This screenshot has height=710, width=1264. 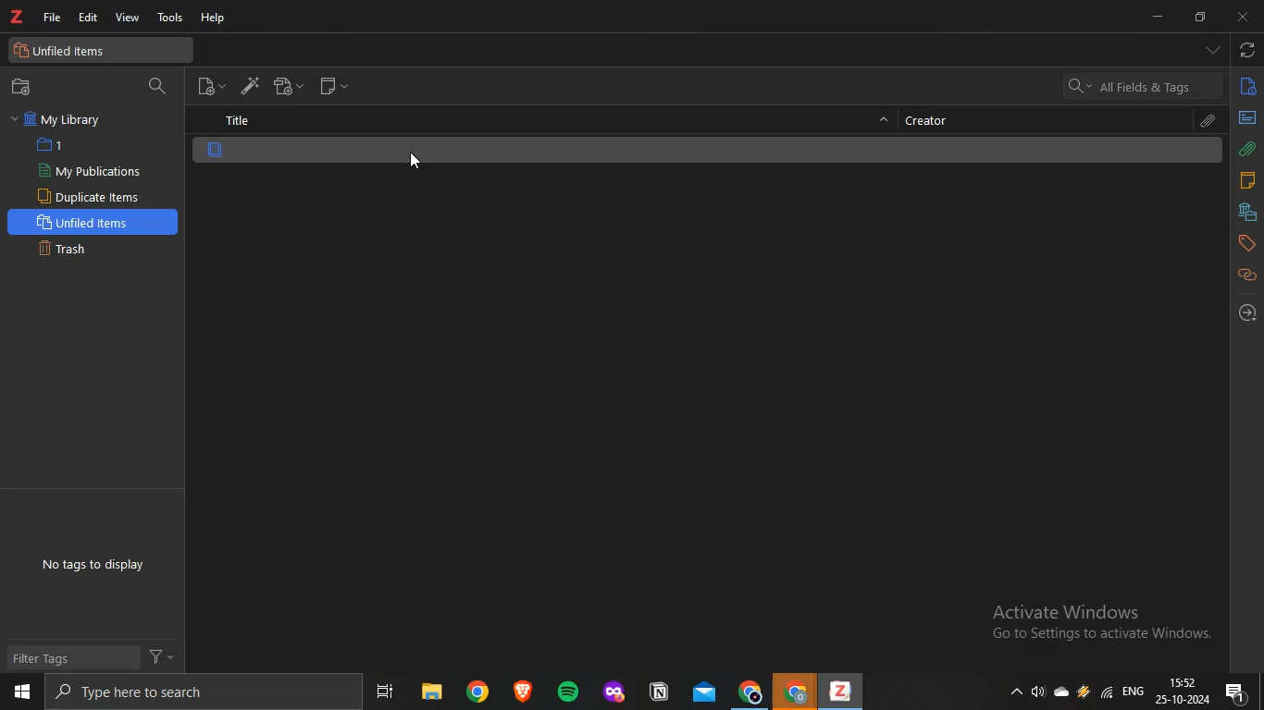 What do you see at coordinates (1241, 18) in the screenshot?
I see `close` at bounding box center [1241, 18].